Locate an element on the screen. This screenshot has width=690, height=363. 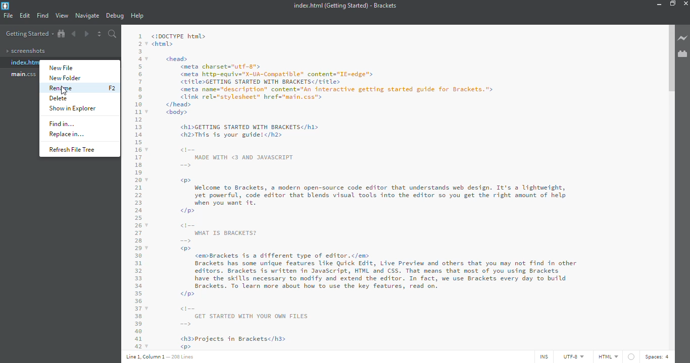
refresh file tree is located at coordinates (74, 149).